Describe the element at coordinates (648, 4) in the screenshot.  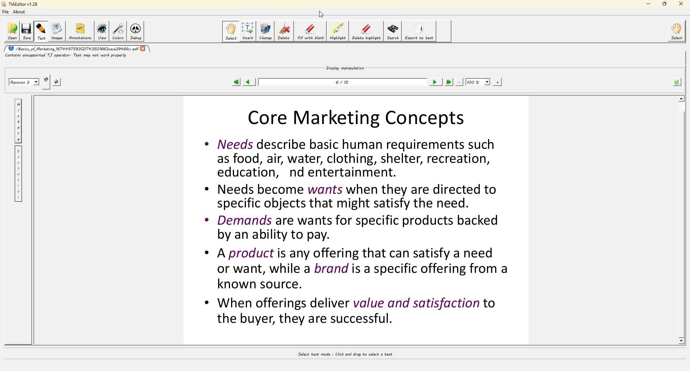
I see `minimize` at that location.